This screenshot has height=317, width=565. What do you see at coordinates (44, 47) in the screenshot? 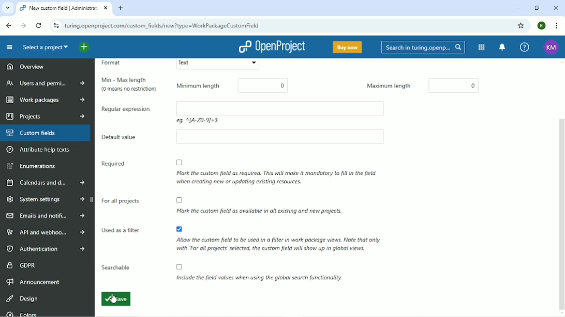
I see `Select a project` at bounding box center [44, 47].